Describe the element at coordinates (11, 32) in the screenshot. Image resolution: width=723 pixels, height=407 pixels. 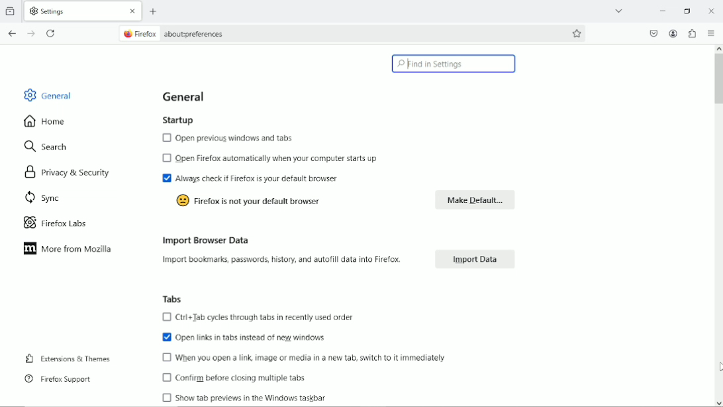
I see `go back` at that location.